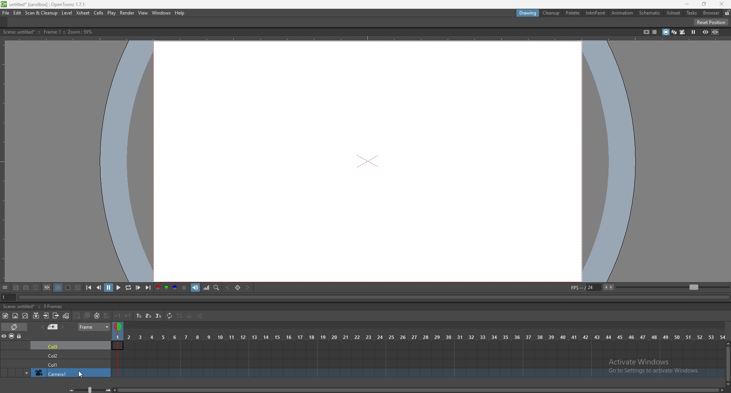 The image size is (731, 393). What do you see at coordinates (419, 374) in the screenshot?
I see `camera timeline` at bounding box center [419, 374].